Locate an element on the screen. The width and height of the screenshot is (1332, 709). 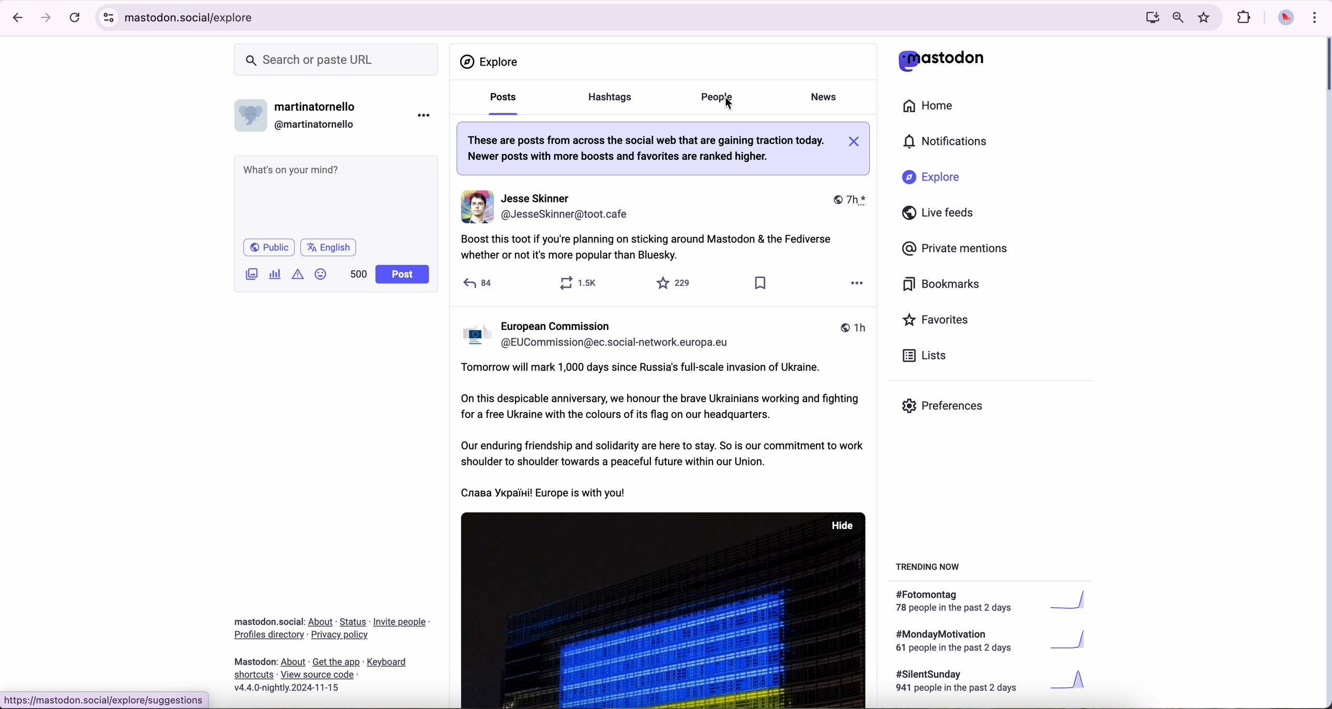
7h is located at coordinates (844, 201).